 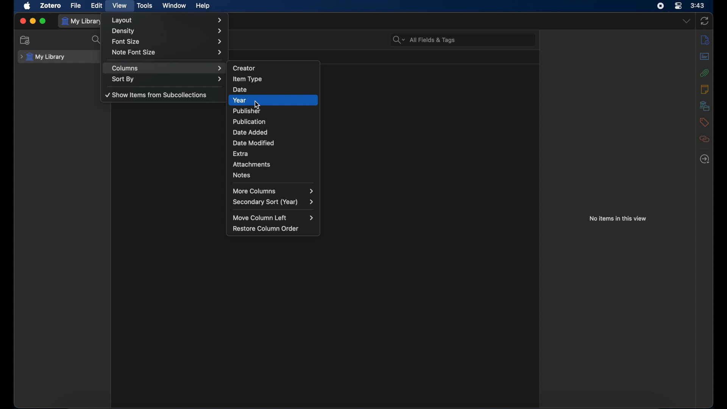 I want to click on item type, so click(x=275, y=79).